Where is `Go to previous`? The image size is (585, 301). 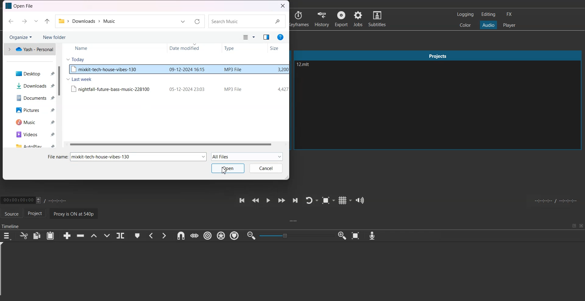
Go to previous is located at coordinates (183, 22).